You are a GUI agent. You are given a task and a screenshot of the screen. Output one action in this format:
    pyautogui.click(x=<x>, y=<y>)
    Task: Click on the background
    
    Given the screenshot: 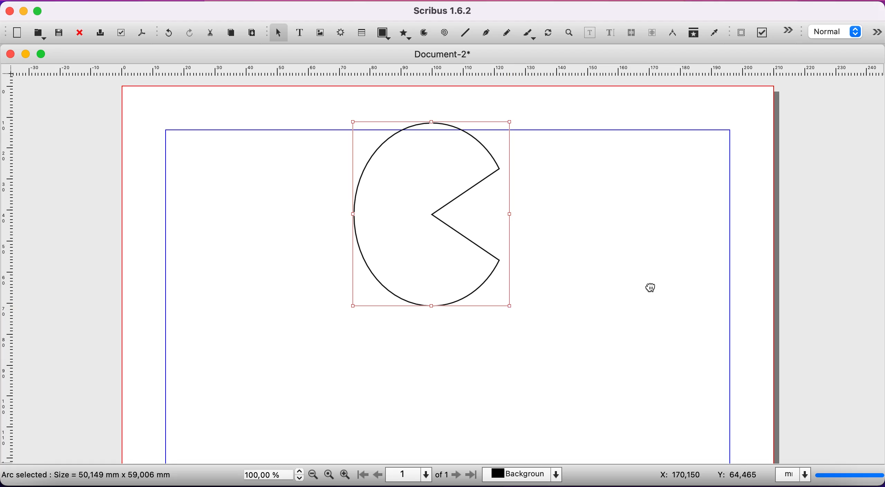 What is the action you would take?
    pyautogui.click(x=527, y=476)
    